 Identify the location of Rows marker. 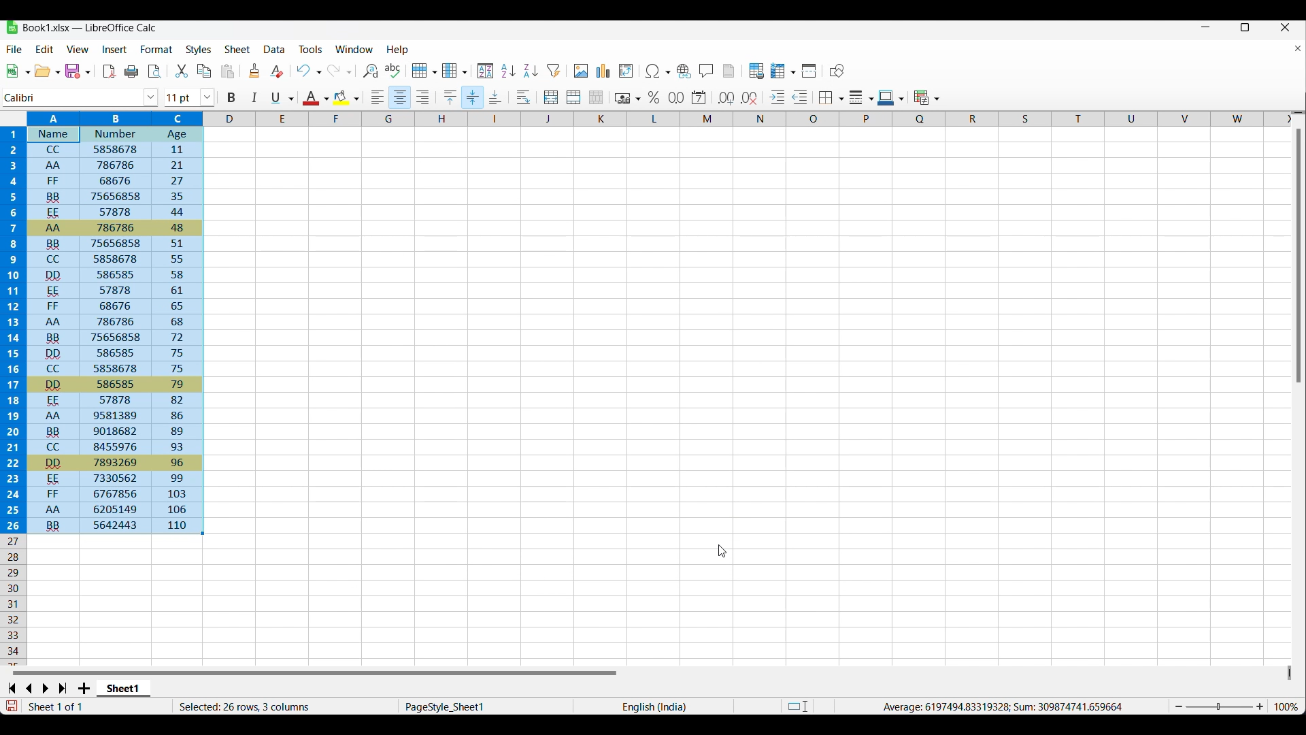
(15, 600).